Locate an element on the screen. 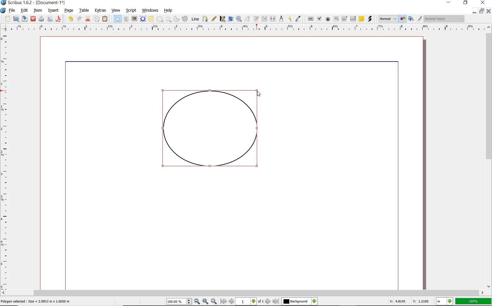 Image resolution: width=492 pixels, height=306 pixels. INSERT is located at coordinates (53, 11).